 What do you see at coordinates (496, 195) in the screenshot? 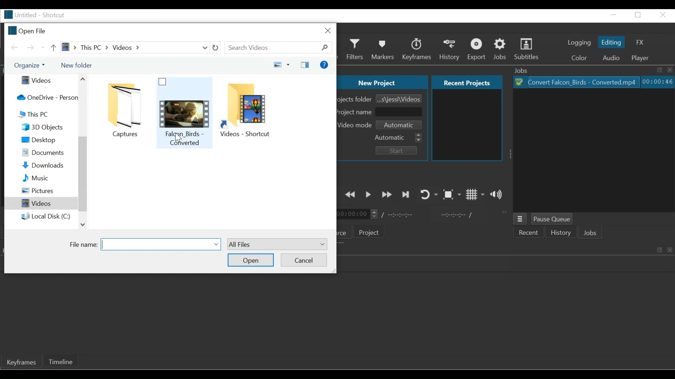
I see `Show the volume control` at bounding box center [496, 195].